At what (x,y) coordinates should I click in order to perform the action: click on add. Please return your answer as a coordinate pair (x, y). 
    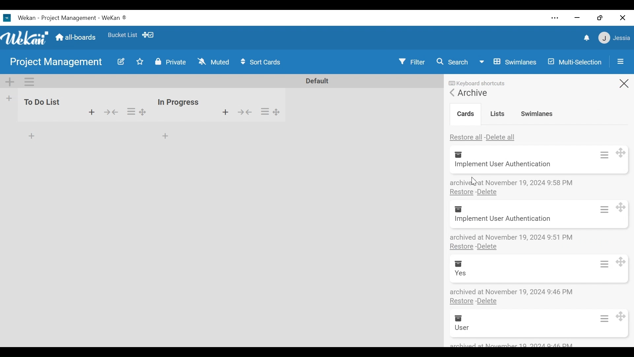
    Looking at the image, I should click on (221, 112).